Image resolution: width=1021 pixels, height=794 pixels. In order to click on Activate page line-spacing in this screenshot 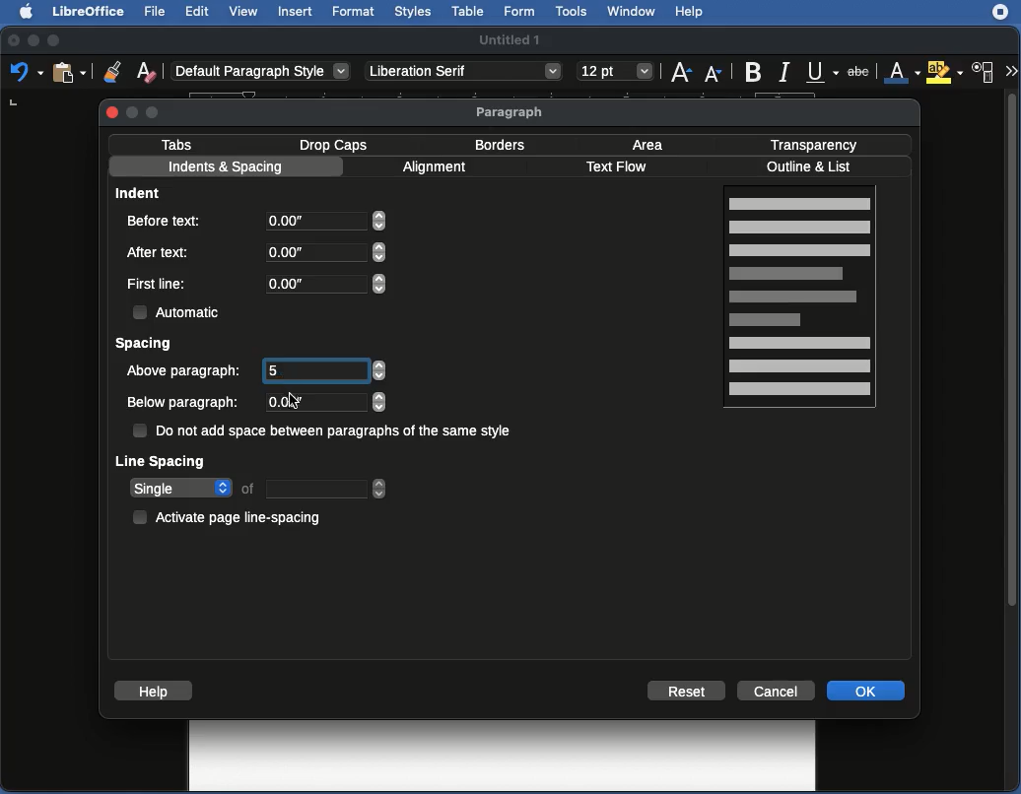, I will do `click(231, 514)`.